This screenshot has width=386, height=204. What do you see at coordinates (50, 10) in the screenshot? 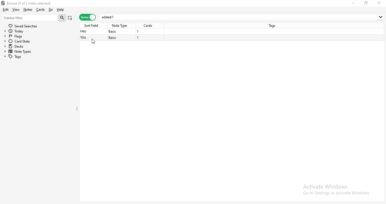
I see `go` at bounding box center [50, 10].